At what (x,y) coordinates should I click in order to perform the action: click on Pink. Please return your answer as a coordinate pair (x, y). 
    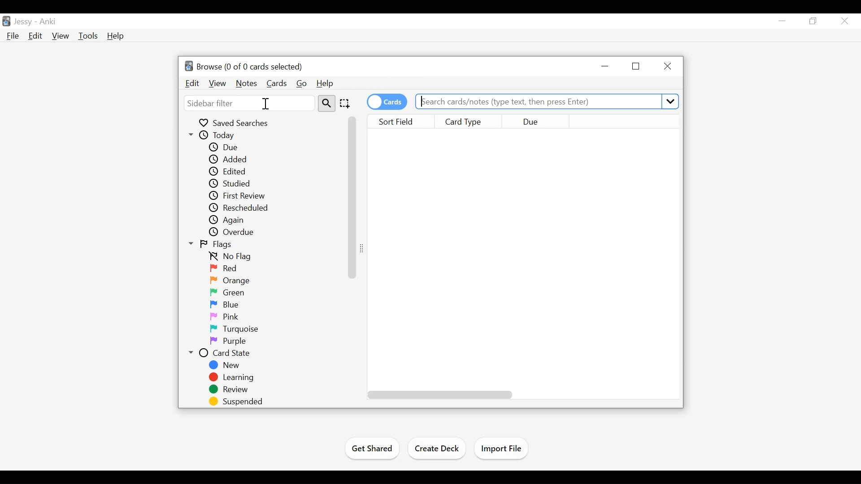
    Looking at the image, I should click on (226, 317).